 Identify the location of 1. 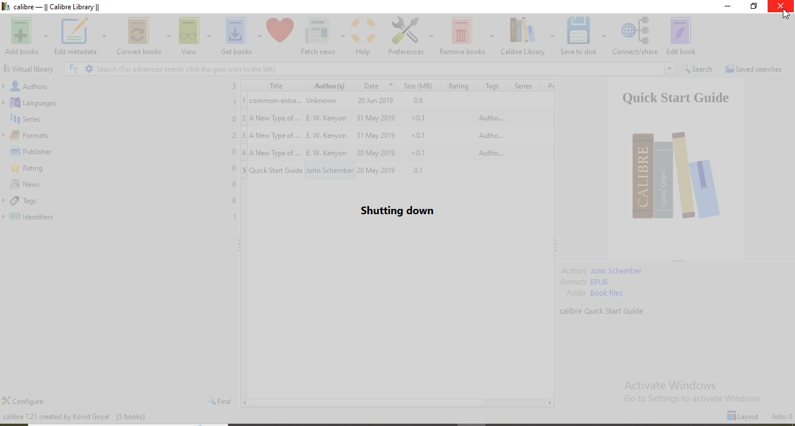
(244, 100).